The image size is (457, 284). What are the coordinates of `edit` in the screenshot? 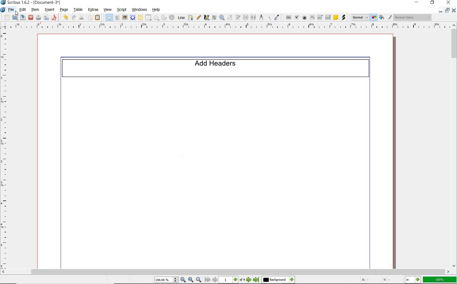 It's located at (22, 10).